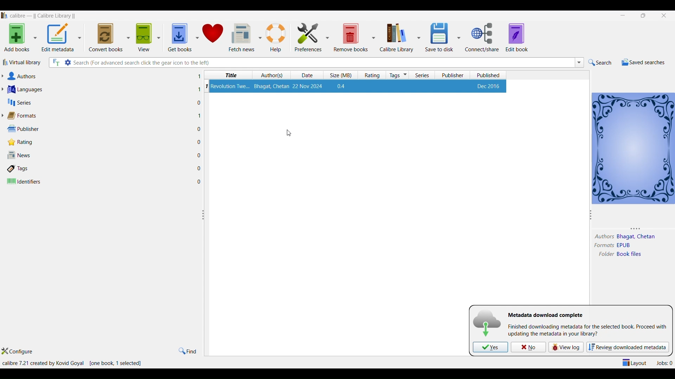  I want to click on full text search , so click(56, 63).